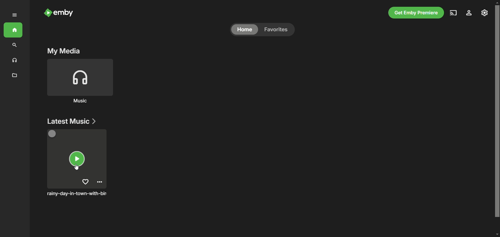 The height and width of the screenshot is (237, 500). Describe the element at coordinates (76, 167) in the screenshot. I see `cursor` at that location.